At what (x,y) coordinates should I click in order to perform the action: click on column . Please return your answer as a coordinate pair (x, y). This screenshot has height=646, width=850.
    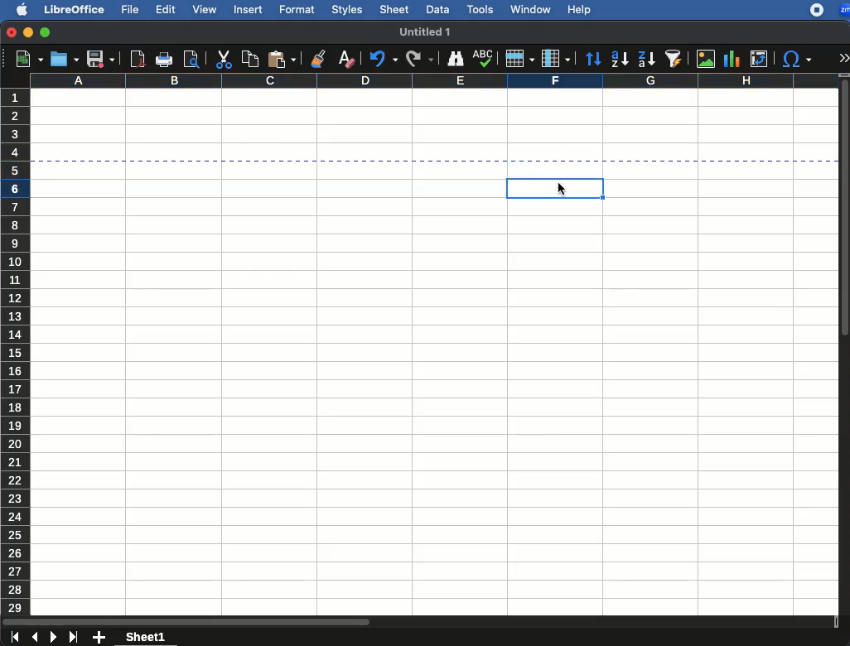
    Looking at the image, I should click on (554, 58).